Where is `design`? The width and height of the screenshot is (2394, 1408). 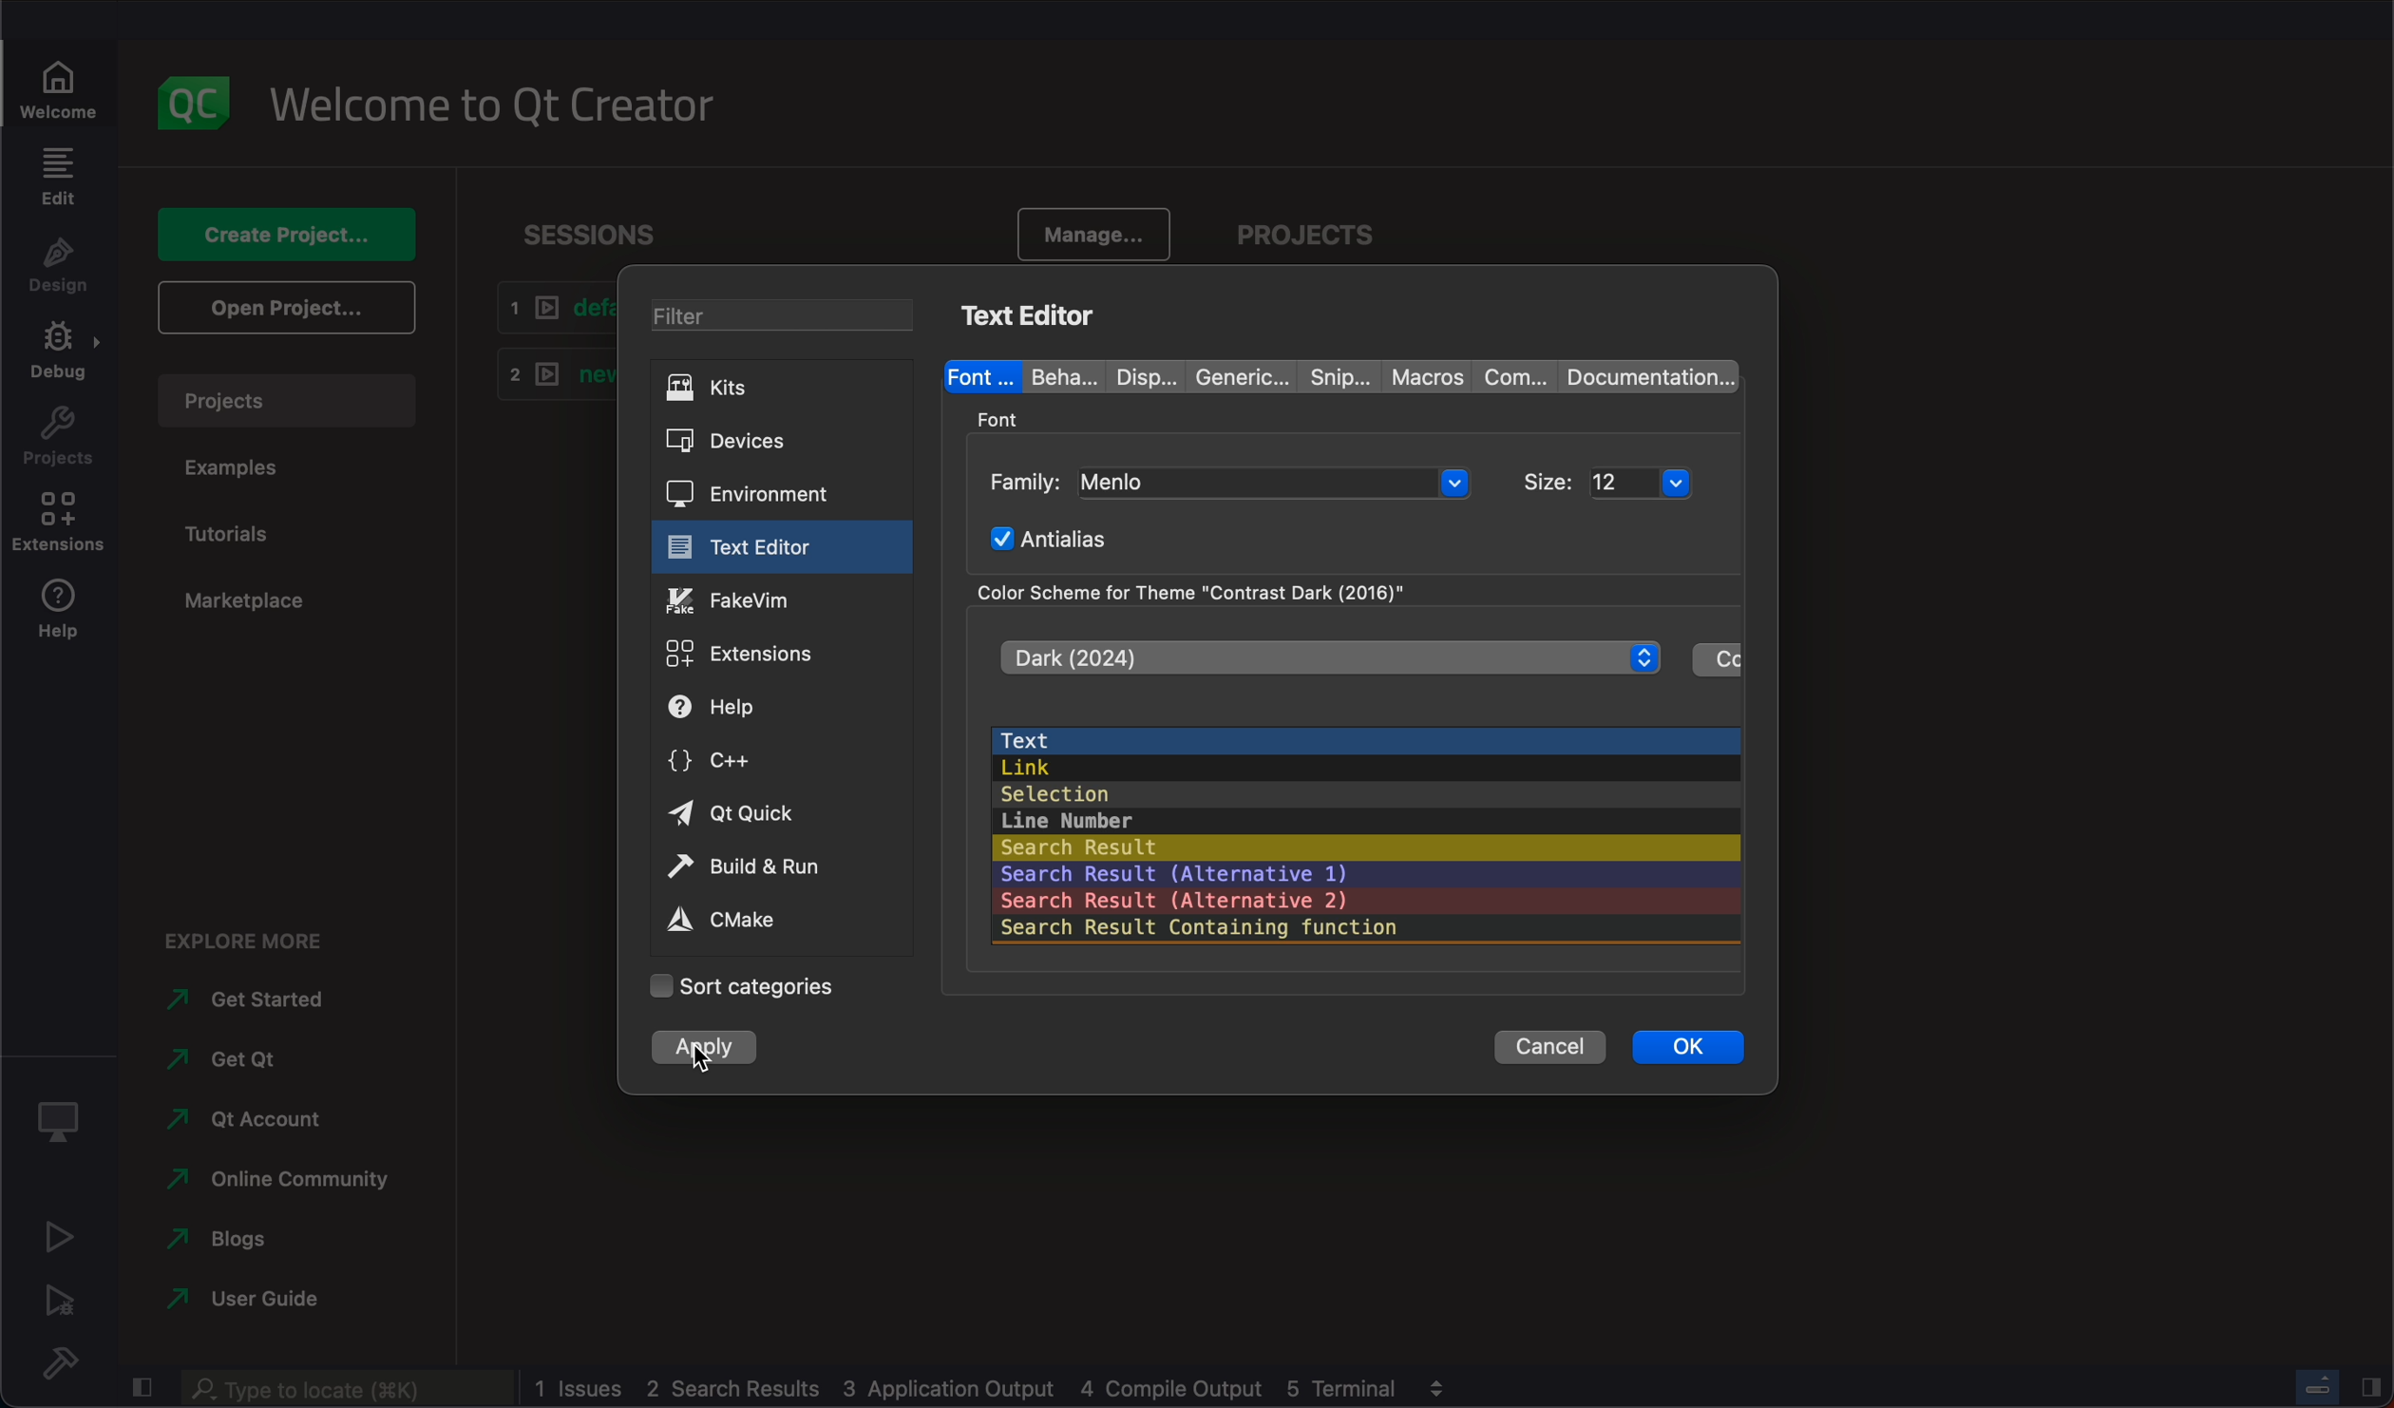 design is located at coordinates (56, 270).